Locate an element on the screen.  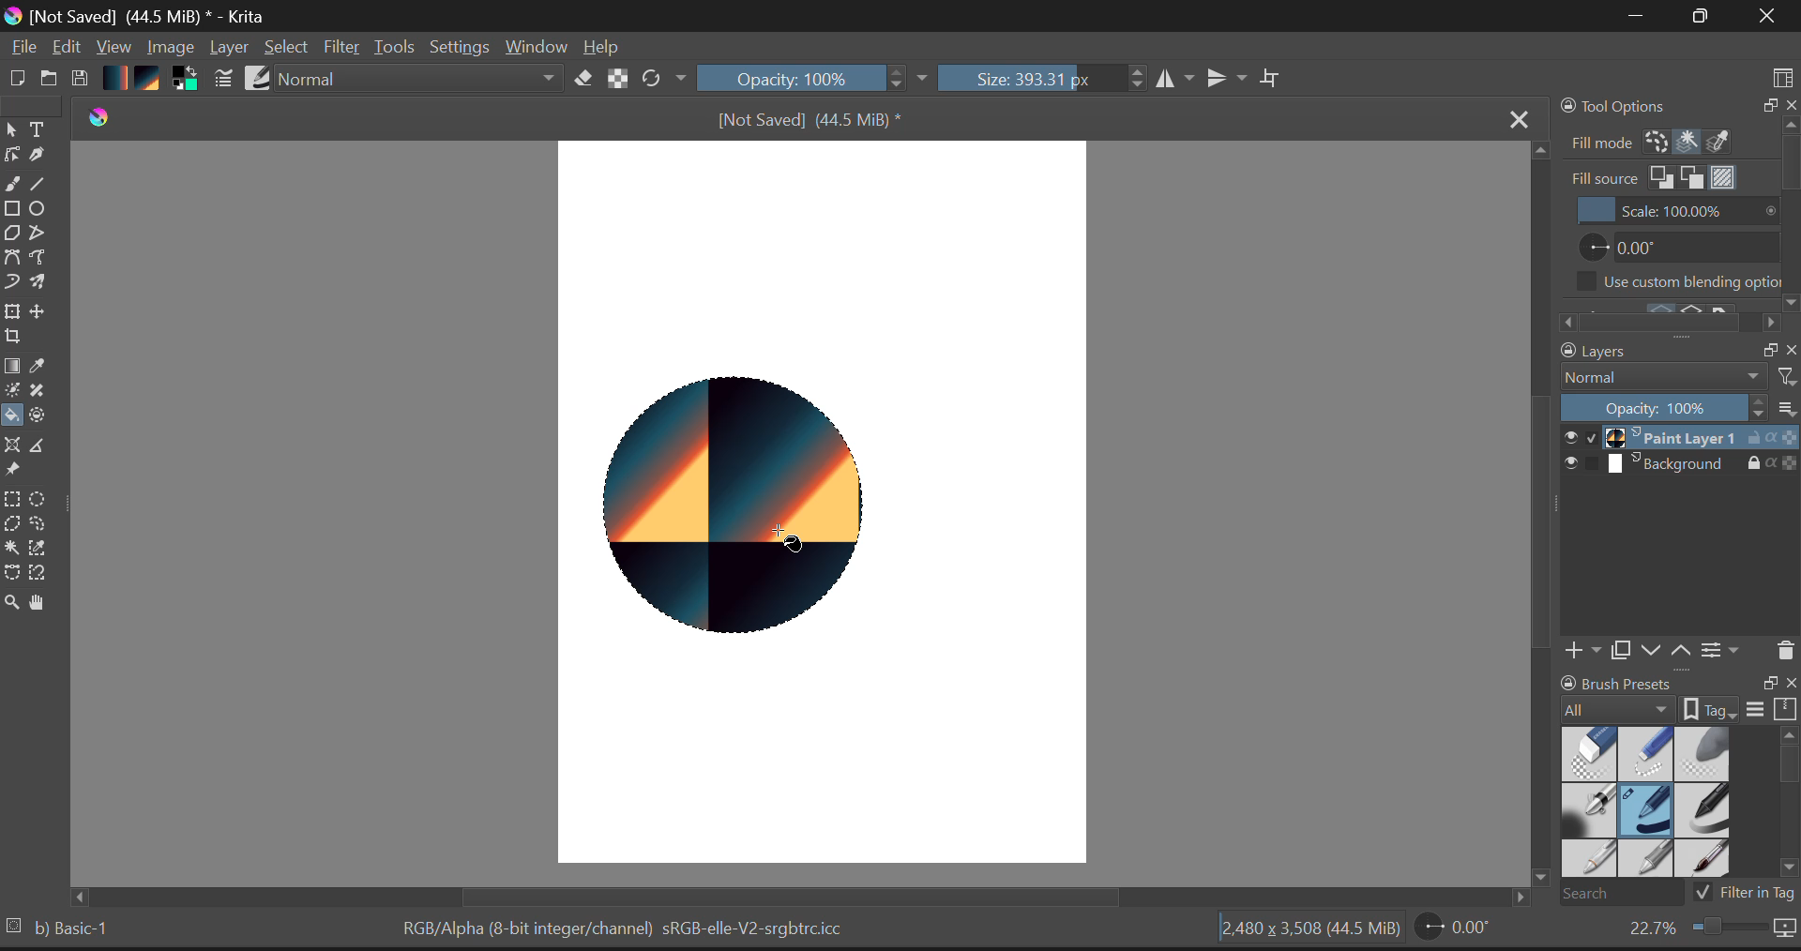
Help is located at coordinates (602, 46).